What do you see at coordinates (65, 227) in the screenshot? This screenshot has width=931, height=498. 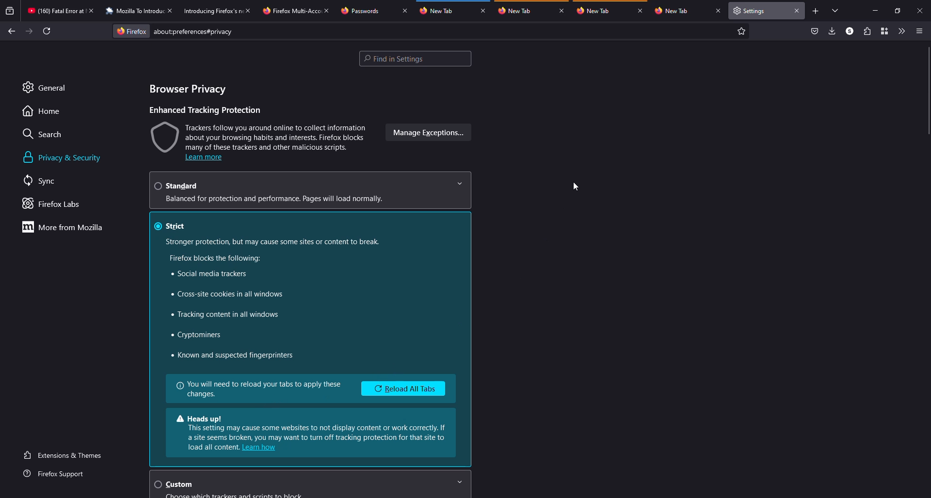 I see `more` at bounding box center [65, 227].